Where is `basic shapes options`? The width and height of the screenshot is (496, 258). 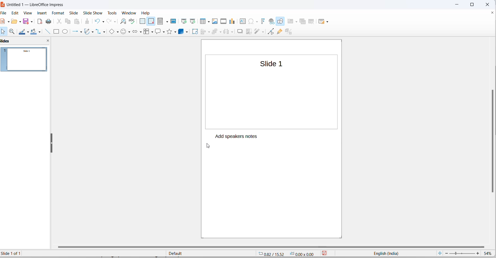
basic shapes options is located at coordinates (118, 32).